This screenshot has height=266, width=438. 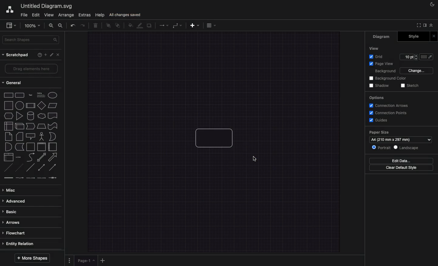 What do you see at coordinates (378, 121) in the screenshot?
I see `Guides` at bounding box center [378, 121].